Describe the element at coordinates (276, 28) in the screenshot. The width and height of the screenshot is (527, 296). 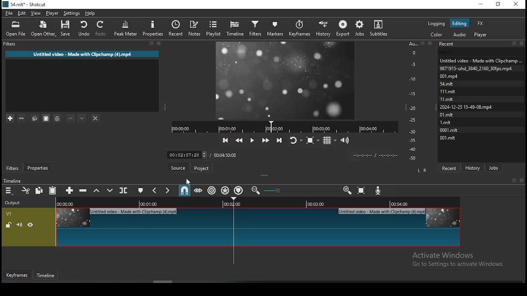
I see `markers` at that location.